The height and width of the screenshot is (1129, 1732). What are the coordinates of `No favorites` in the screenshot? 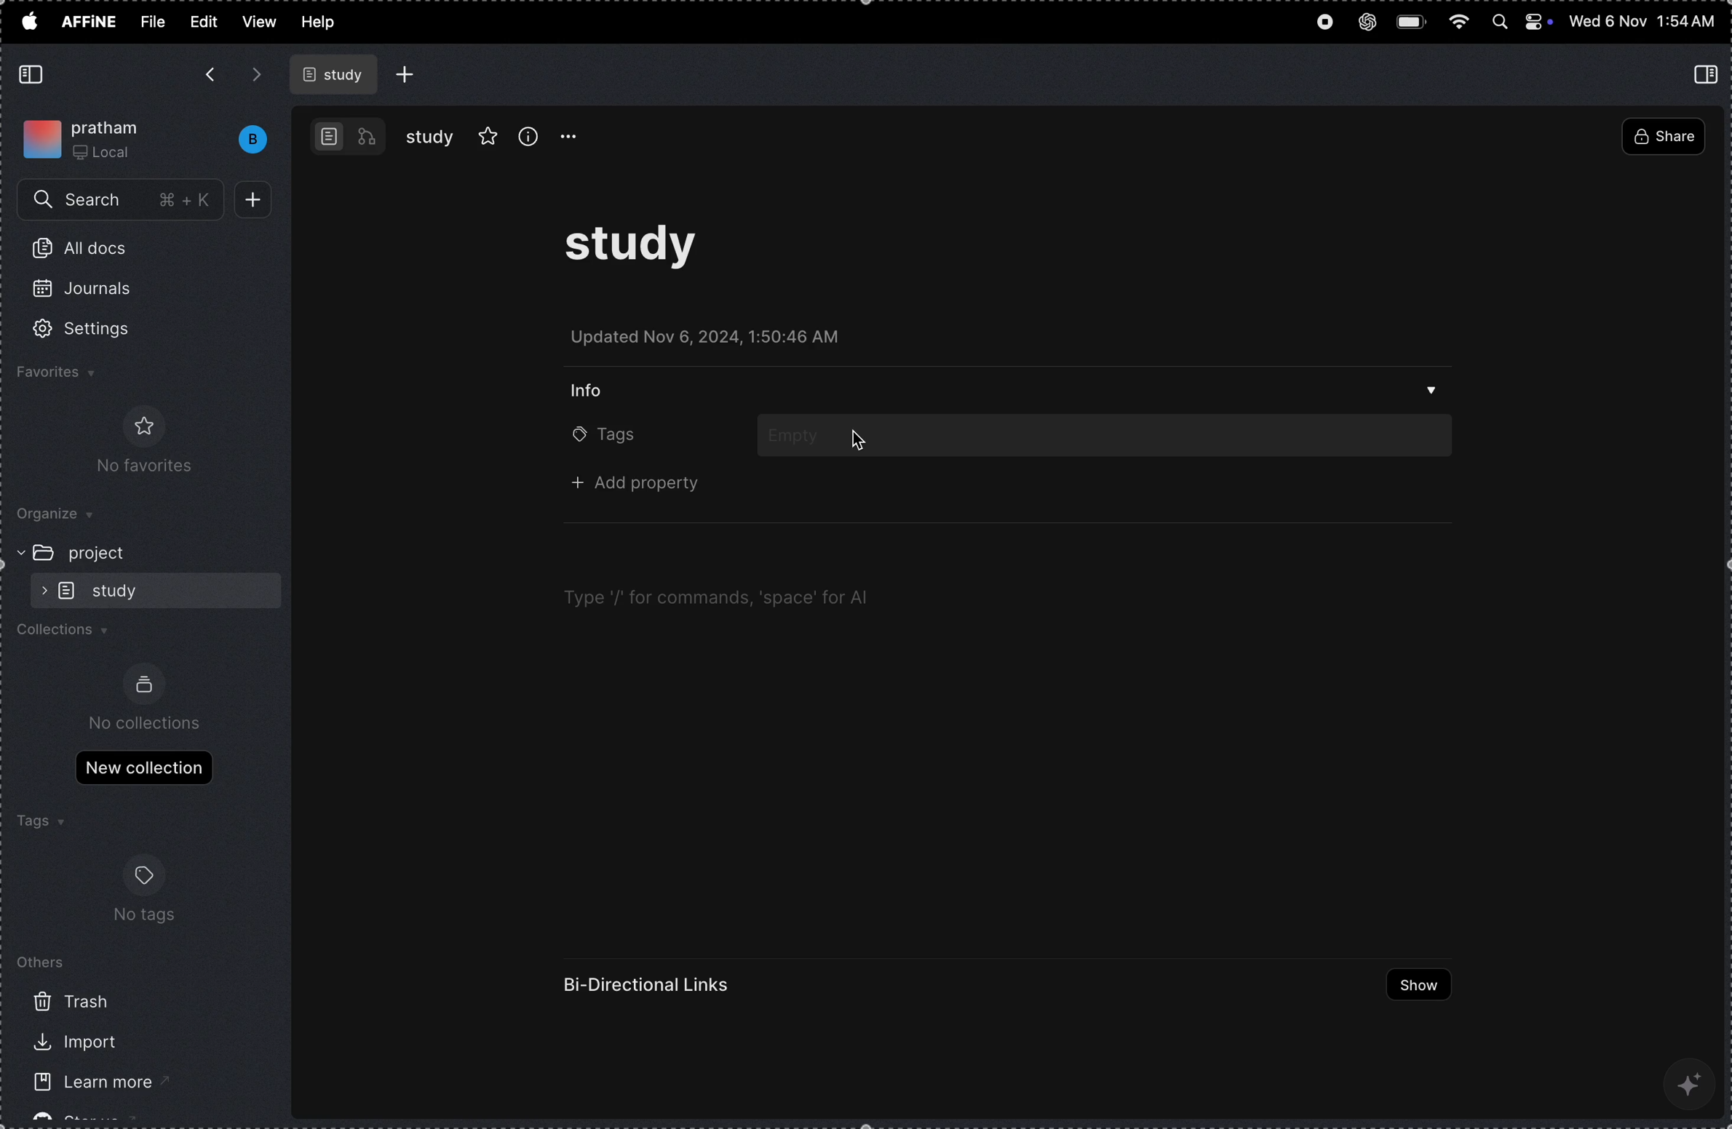 It's located at (136, 468).